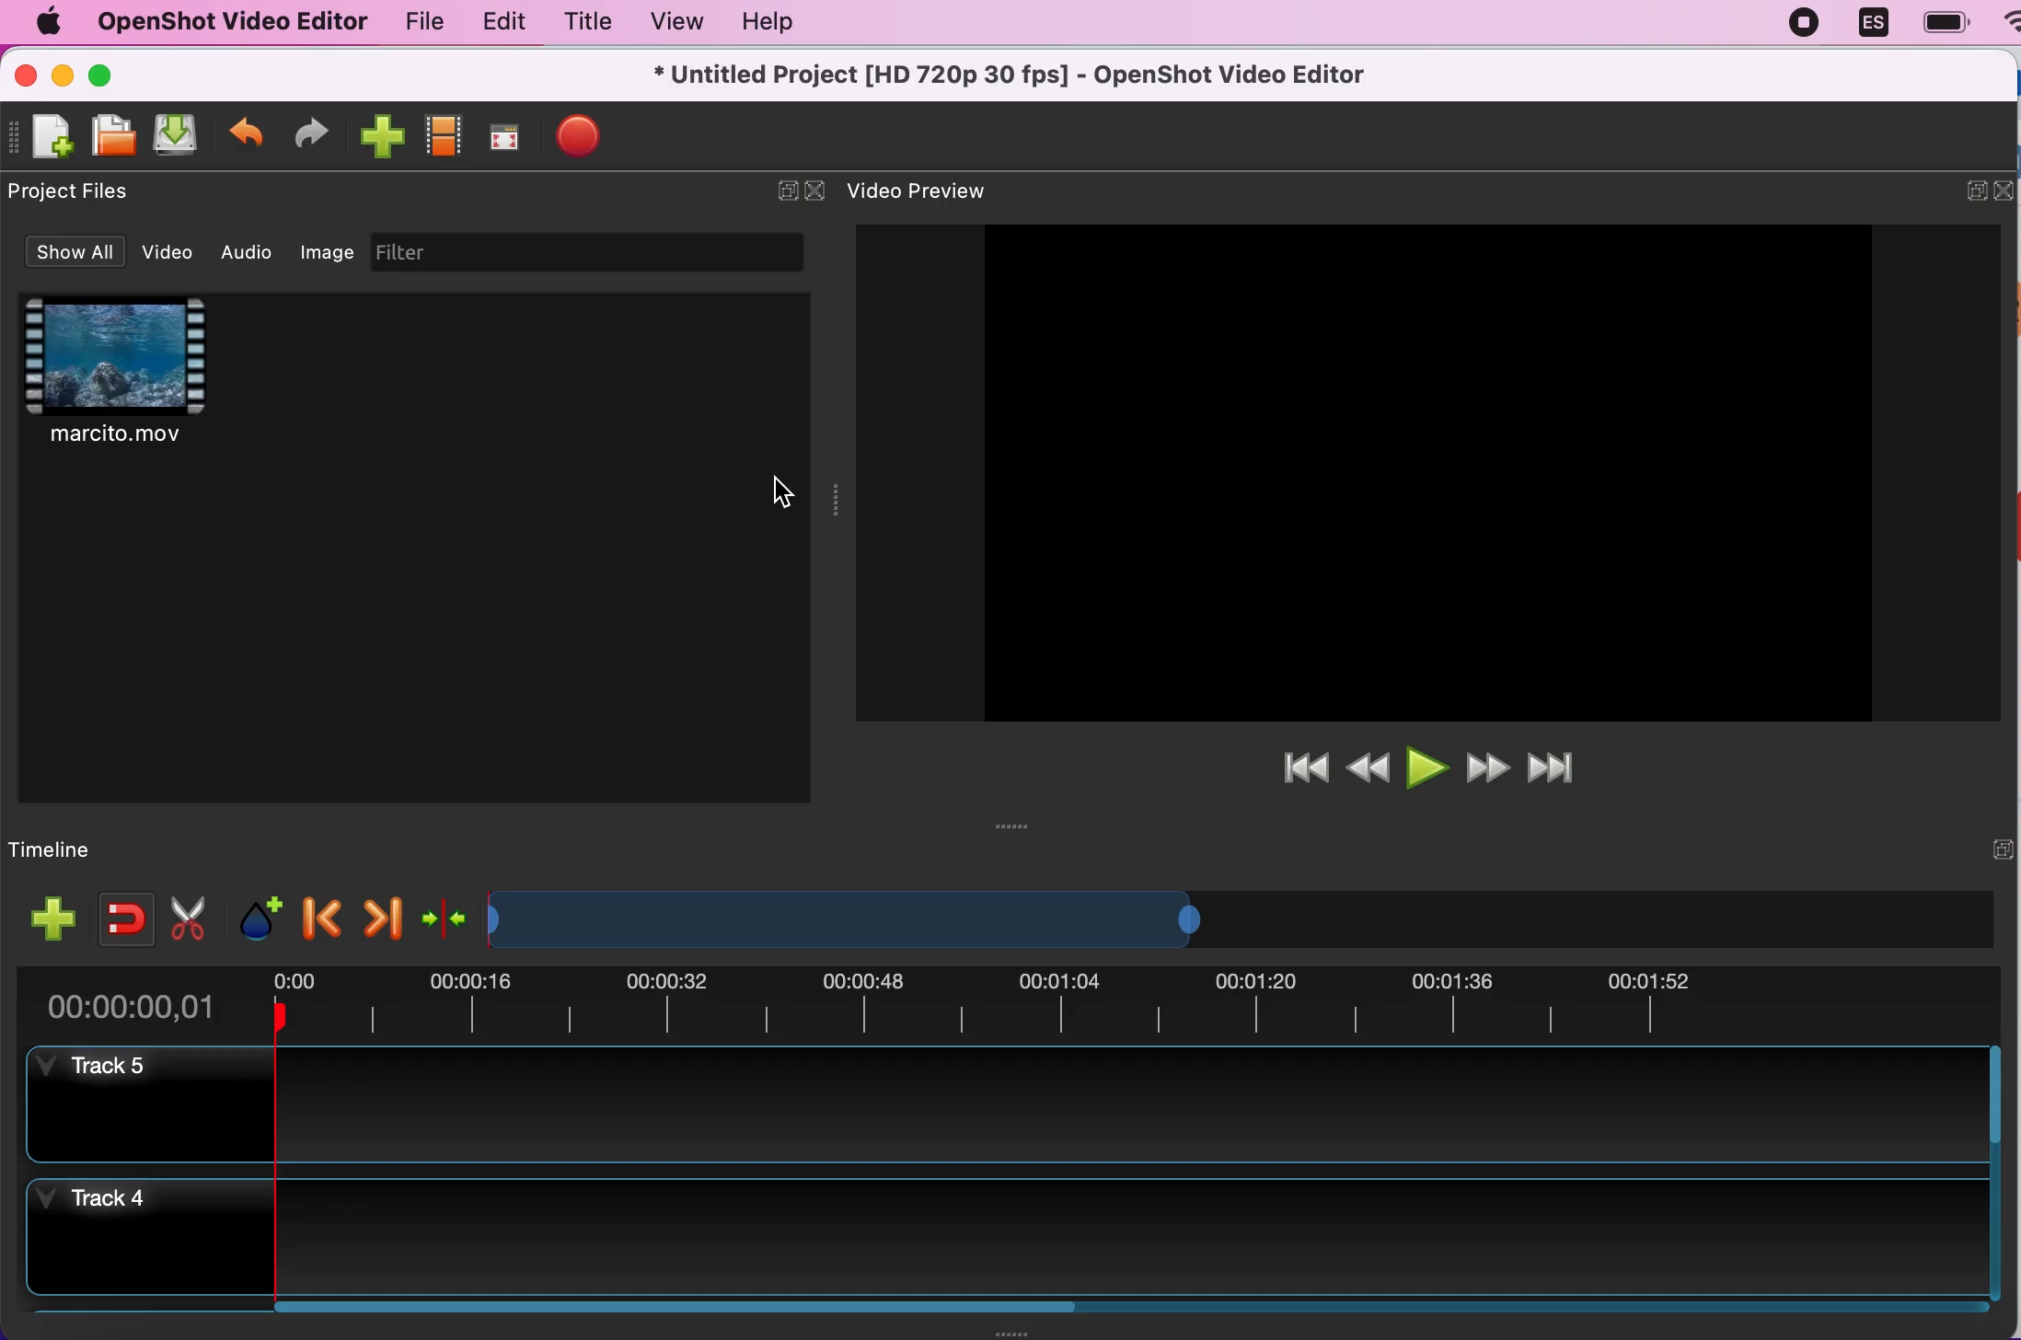  Describe the element at coordinates (1571, 767) in the screenshot. I see `jump to end` at that location.